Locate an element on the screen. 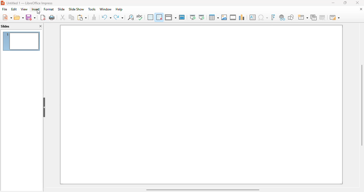 The height and width of the screenshot is (192, 364). start from first slide is located at coordinates (192, 17).